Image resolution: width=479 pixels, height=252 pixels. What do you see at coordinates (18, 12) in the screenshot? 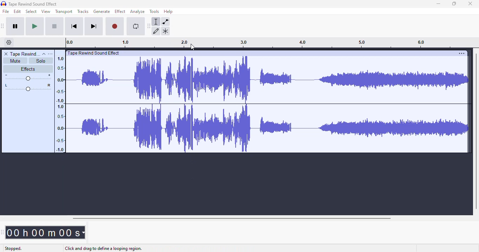
I see `edit` at bounding box center [18, 12].